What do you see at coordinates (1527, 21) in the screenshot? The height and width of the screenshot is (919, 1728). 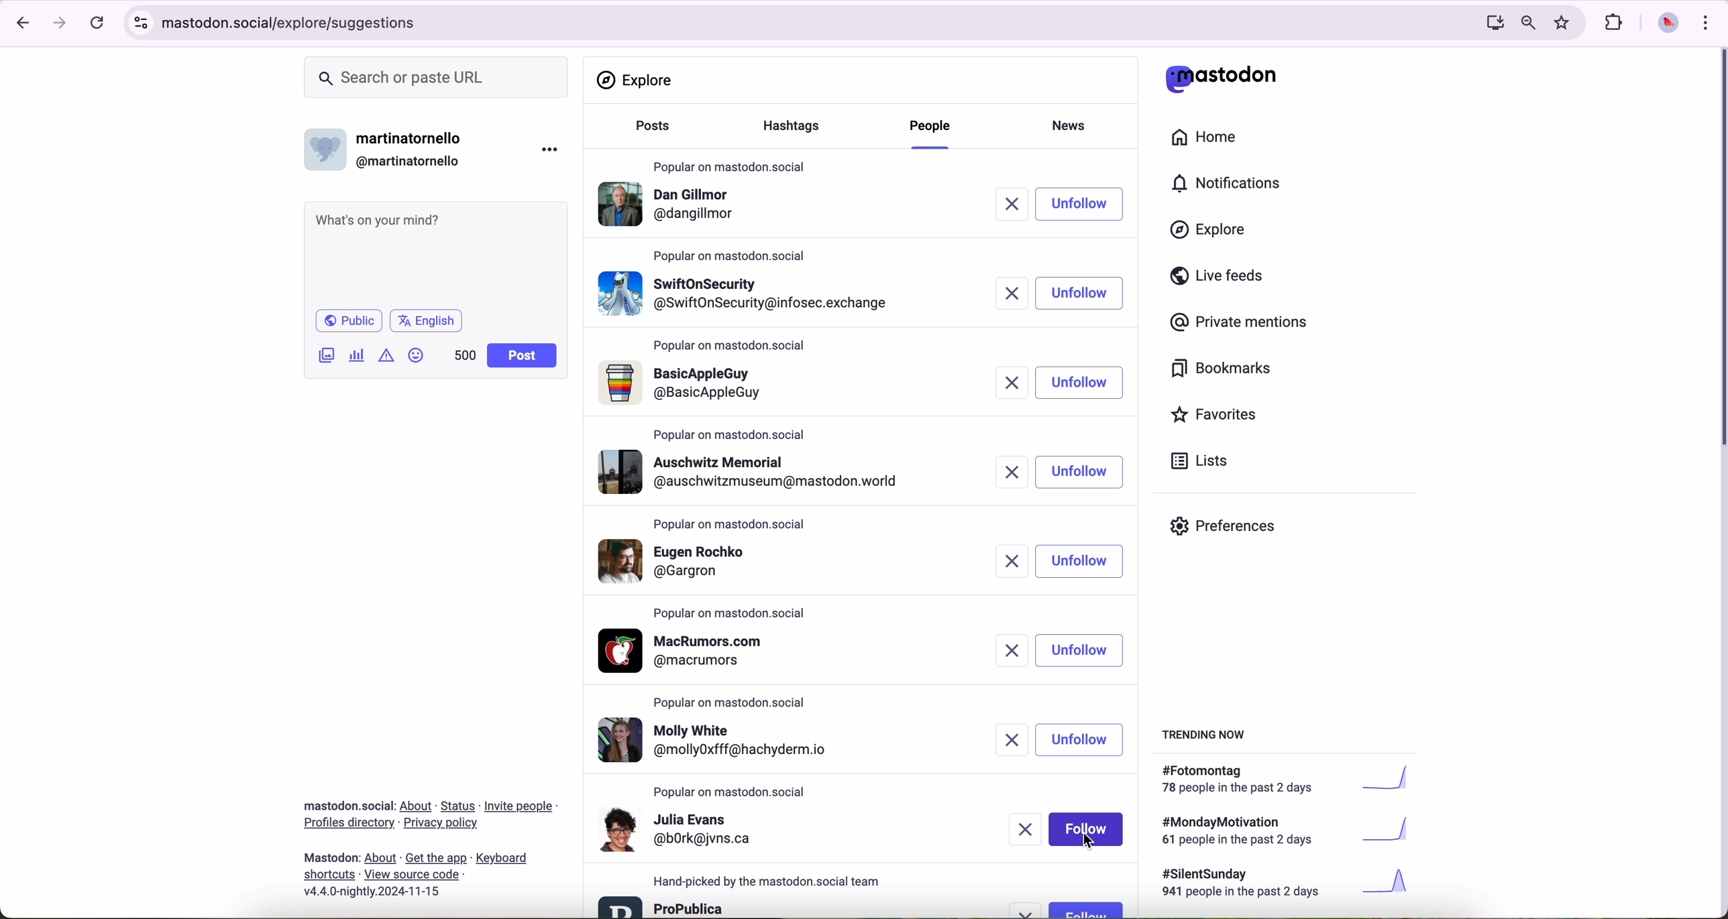 I see `zoom out` at bounding box center [1527, 21].